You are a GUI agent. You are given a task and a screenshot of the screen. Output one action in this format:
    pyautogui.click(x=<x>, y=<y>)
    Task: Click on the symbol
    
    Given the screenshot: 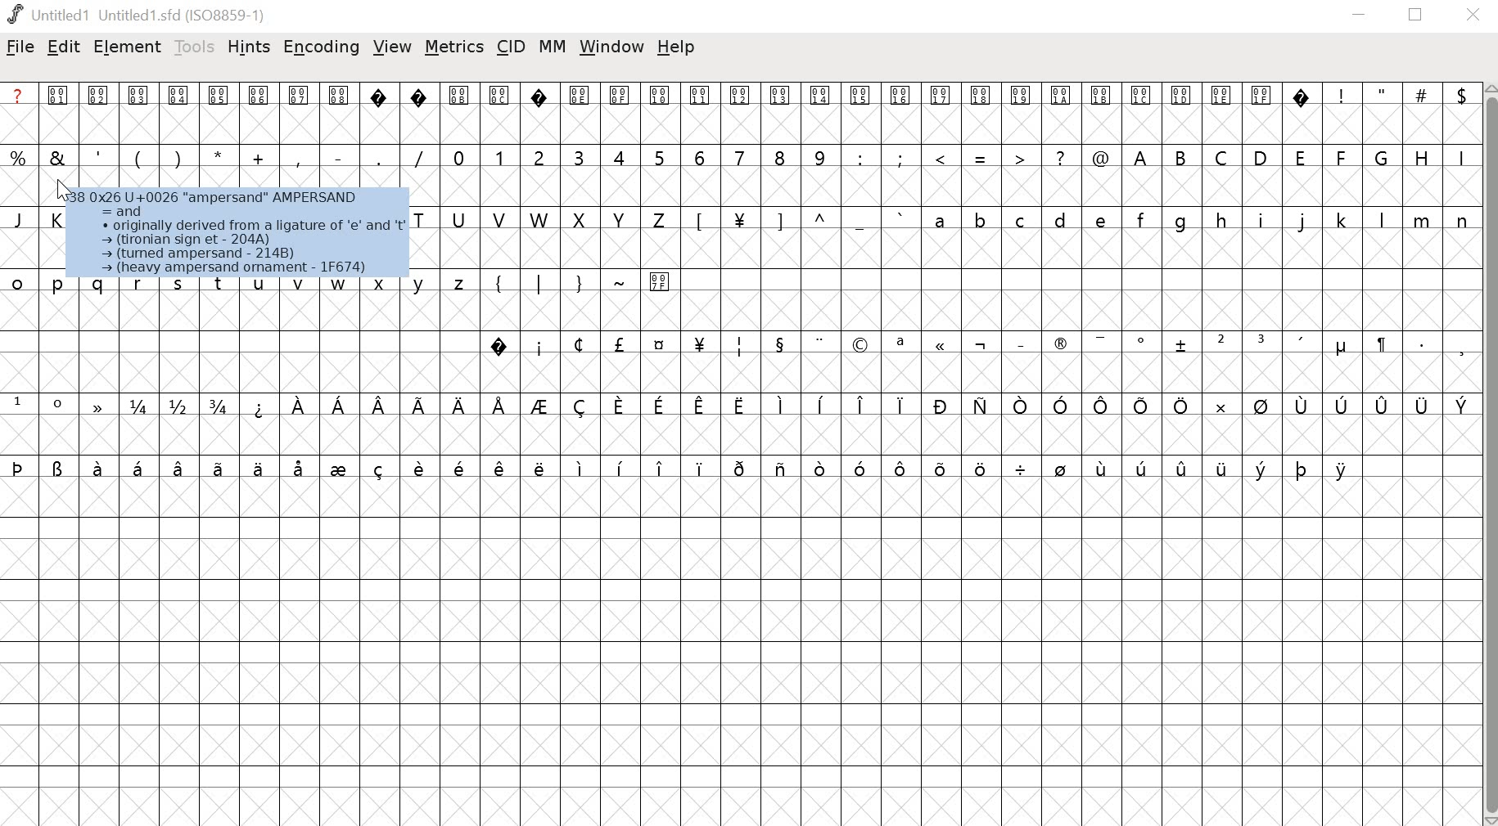 What is the action you would take?
    pyautogui.click(x=1302, y=468)
    